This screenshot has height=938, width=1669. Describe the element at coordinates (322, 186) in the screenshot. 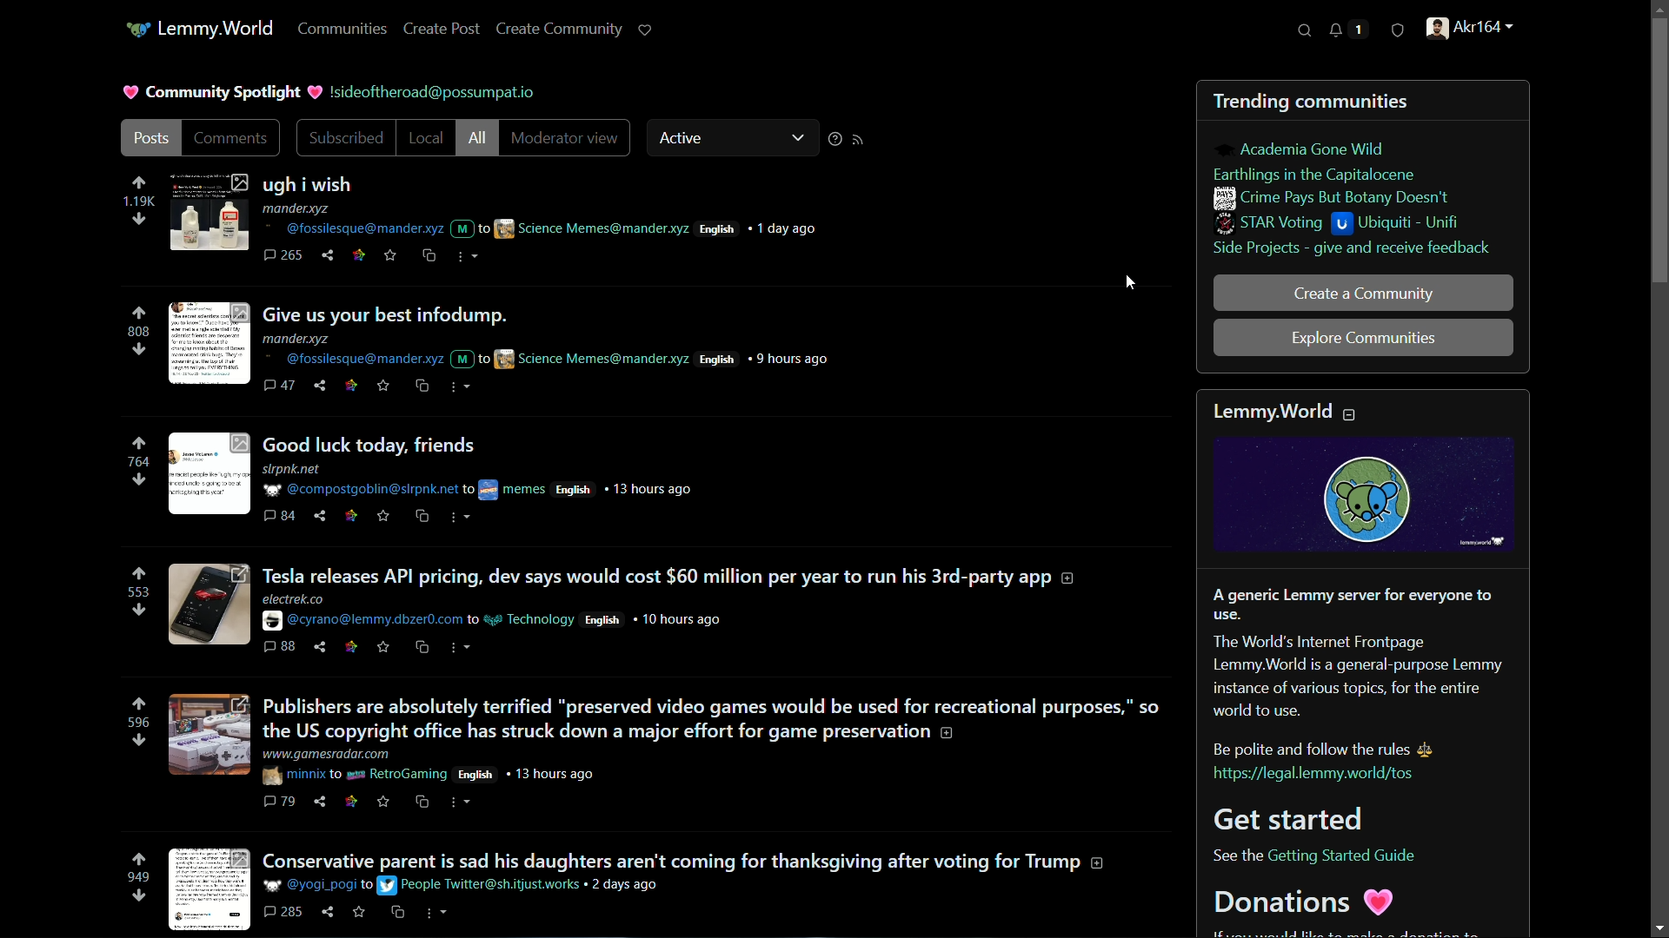

I see `ugh i wish` at that location.